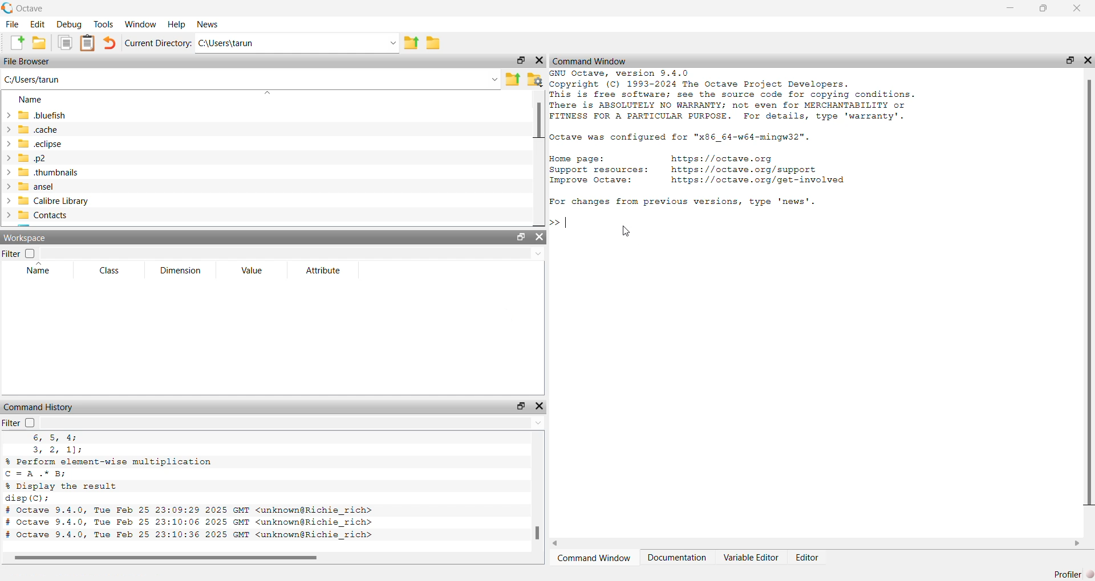  Describe the element at coordinates (563, 224) in the screenshot. I see `Typing indicator` at that location.